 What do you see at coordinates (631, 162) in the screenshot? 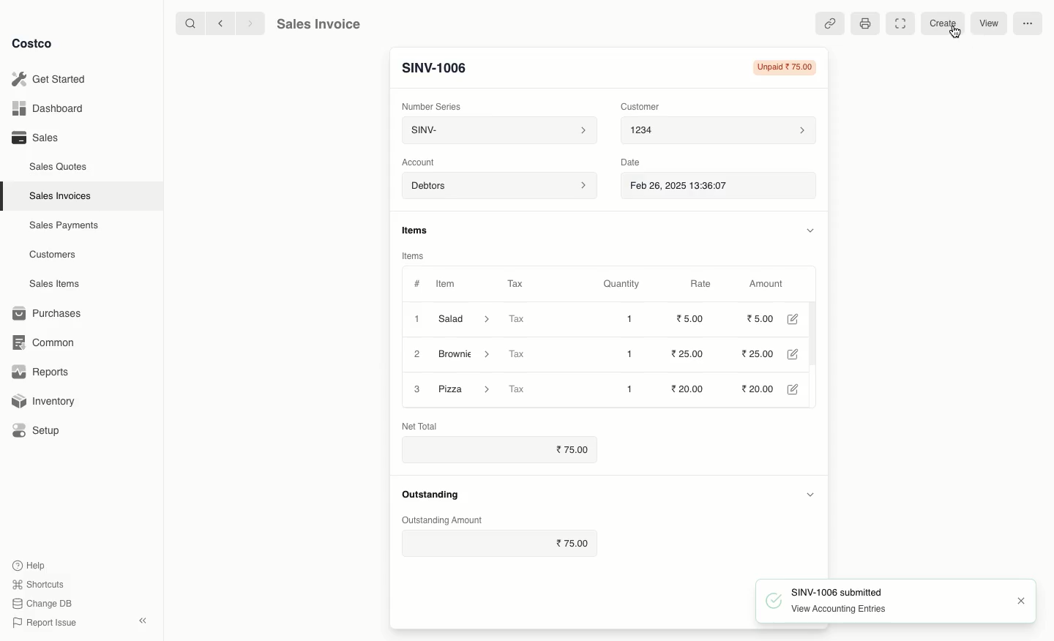
I see `Date` at bounding box center [631, 162].